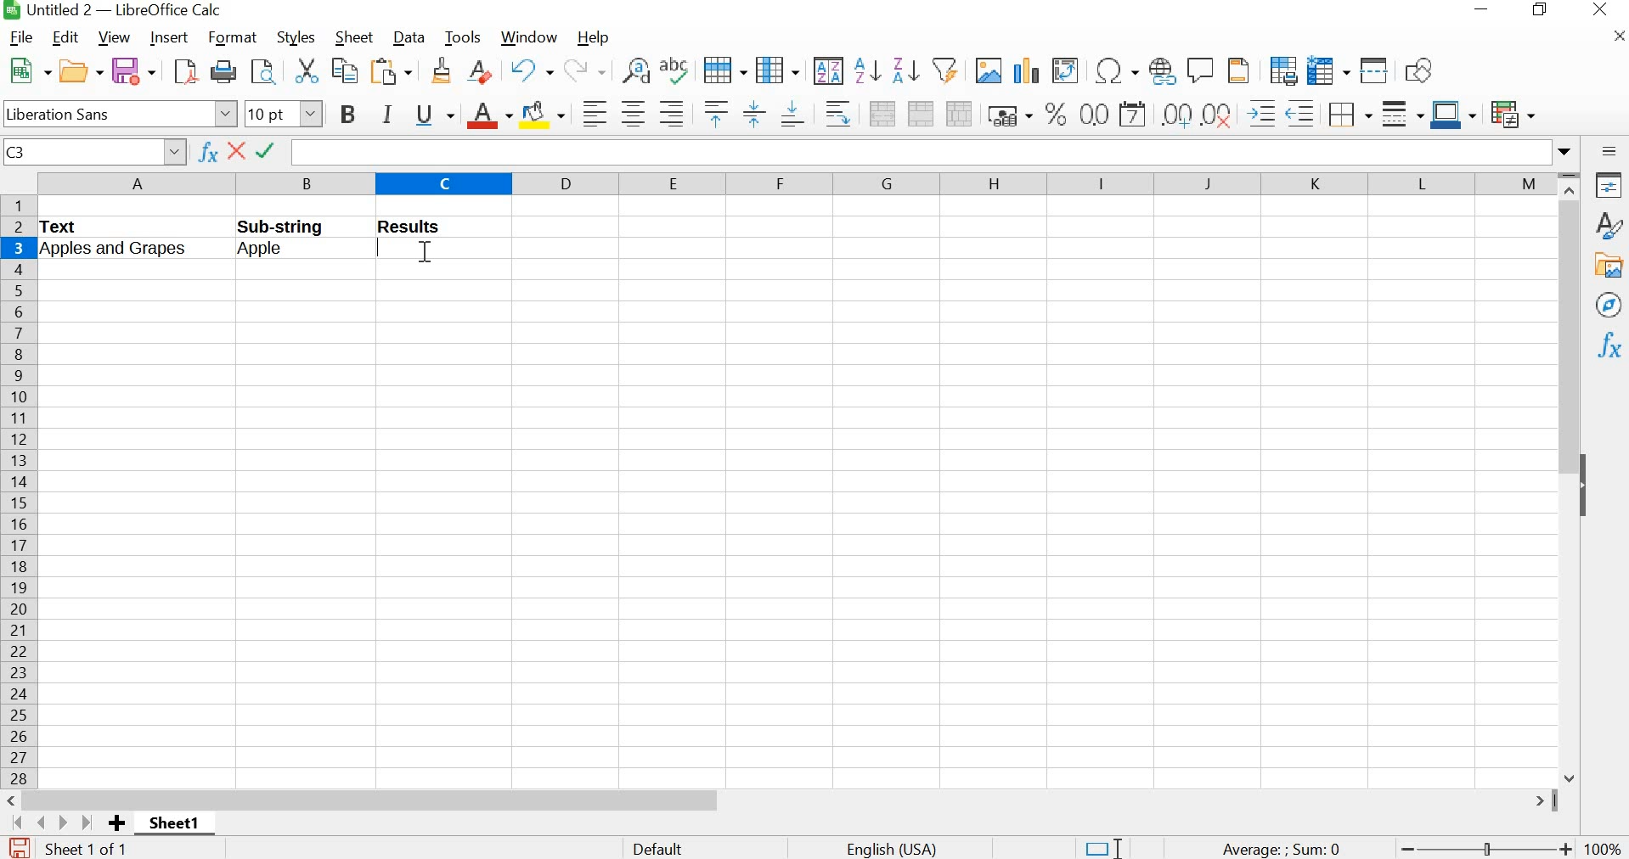 This screenshot has height=859, width=1629. What do you see at coordinates (584, 70) in the screenshot?
I see `redo` at bounding box center [584, 70].